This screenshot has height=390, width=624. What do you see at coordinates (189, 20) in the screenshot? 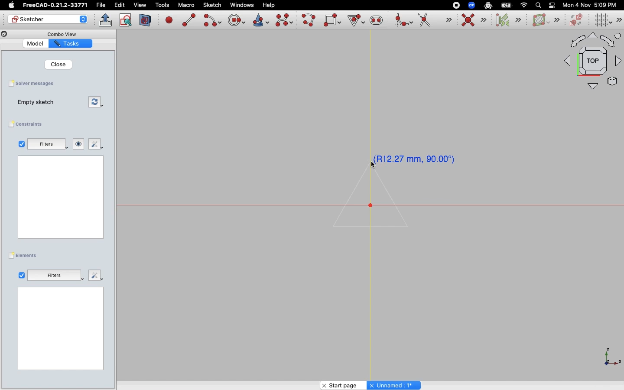
I see `Create line` at bounding box center [189, 20].